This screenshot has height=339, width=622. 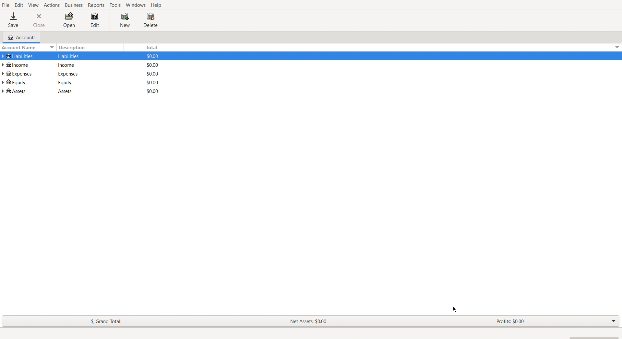 I want to click on Profits, so click(x=510, y=322).